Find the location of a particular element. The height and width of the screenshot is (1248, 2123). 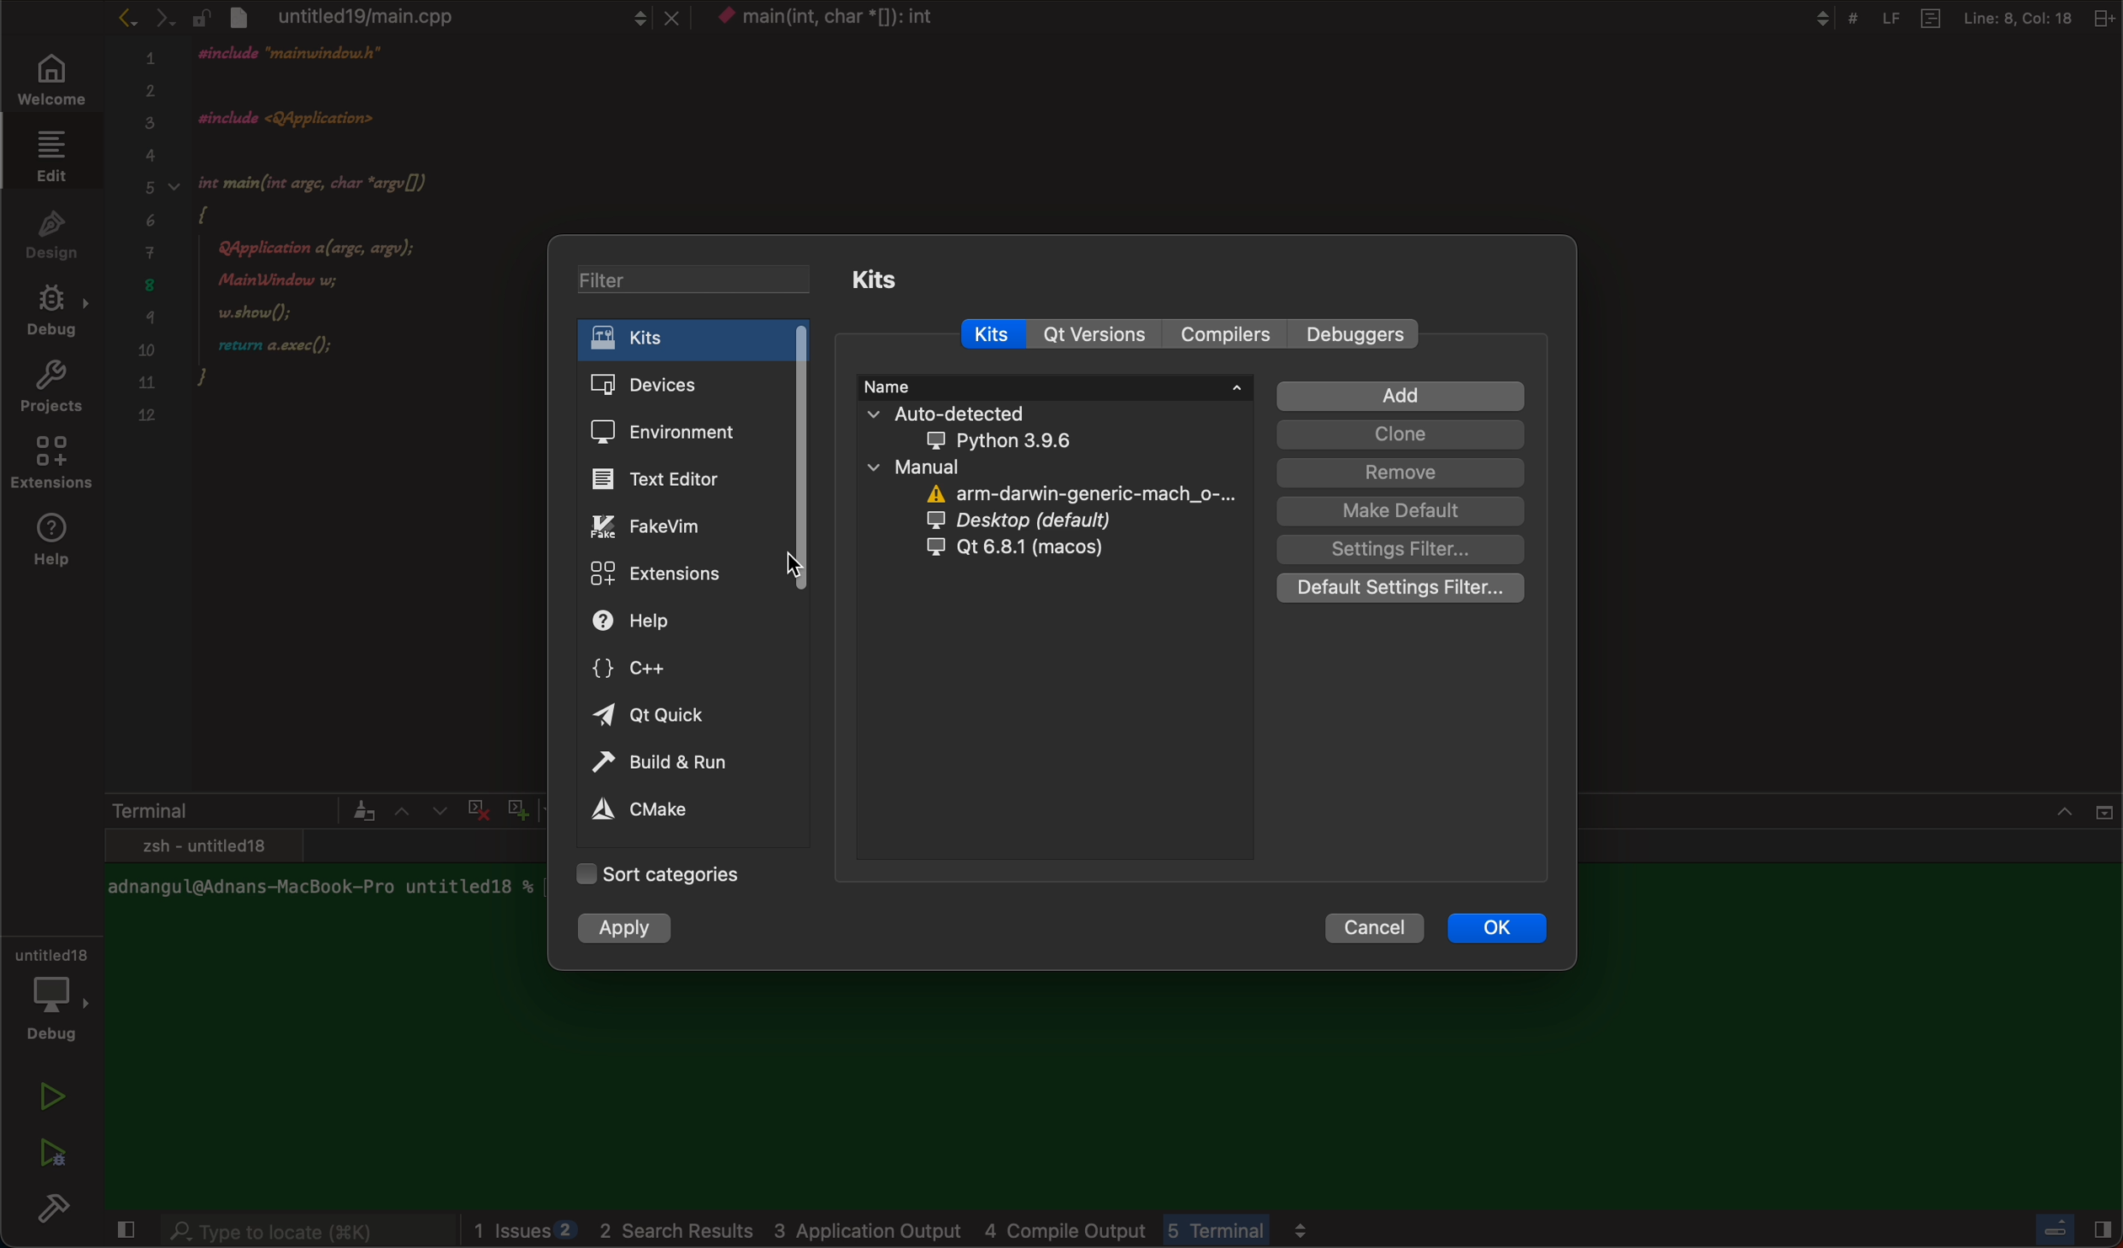

qt quick is located at coordinates (680, 718).